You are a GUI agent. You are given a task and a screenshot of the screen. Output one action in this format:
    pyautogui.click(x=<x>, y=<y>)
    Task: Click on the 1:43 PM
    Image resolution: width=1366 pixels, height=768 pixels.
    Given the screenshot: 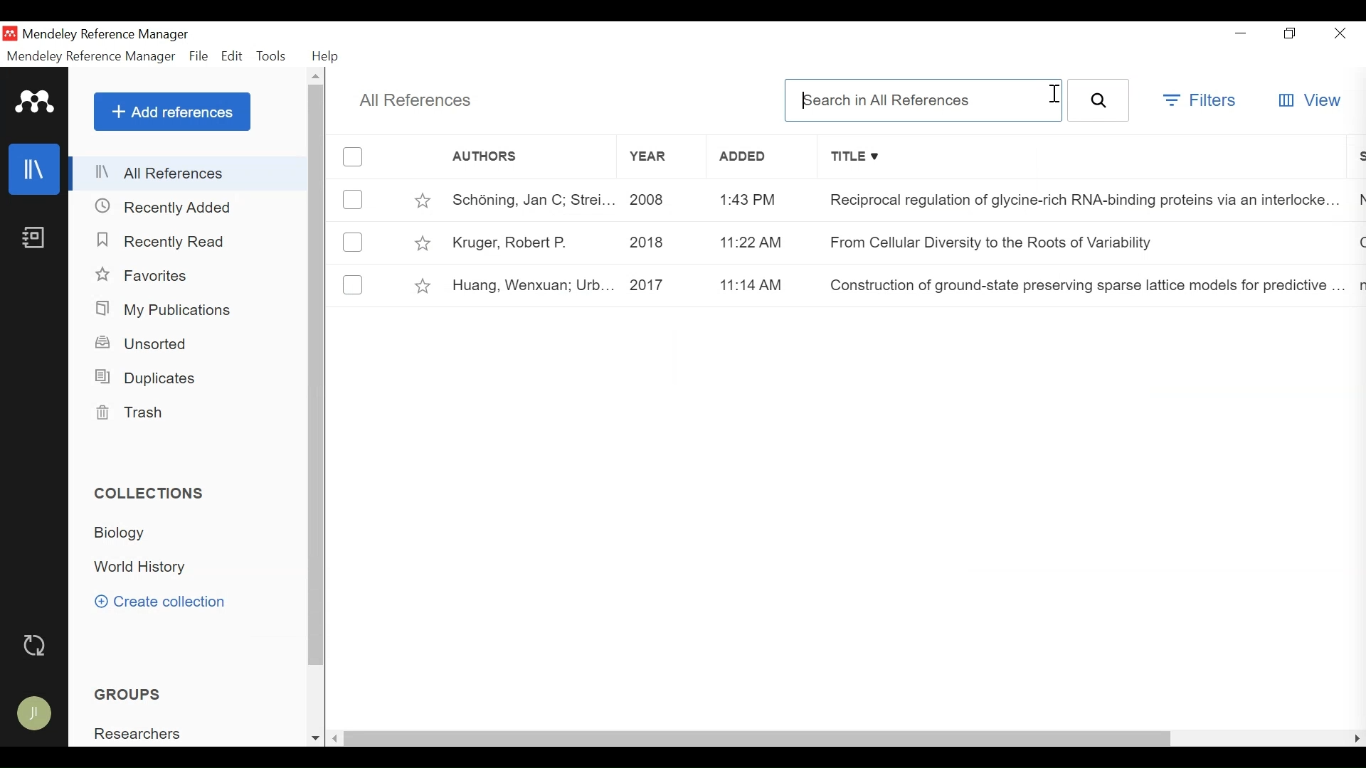 What is the action you would take?
    pyautogui.click(x=763, y=198)
    